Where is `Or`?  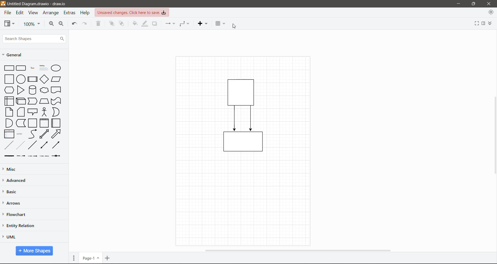
Or is located at coordinates (55, 112).